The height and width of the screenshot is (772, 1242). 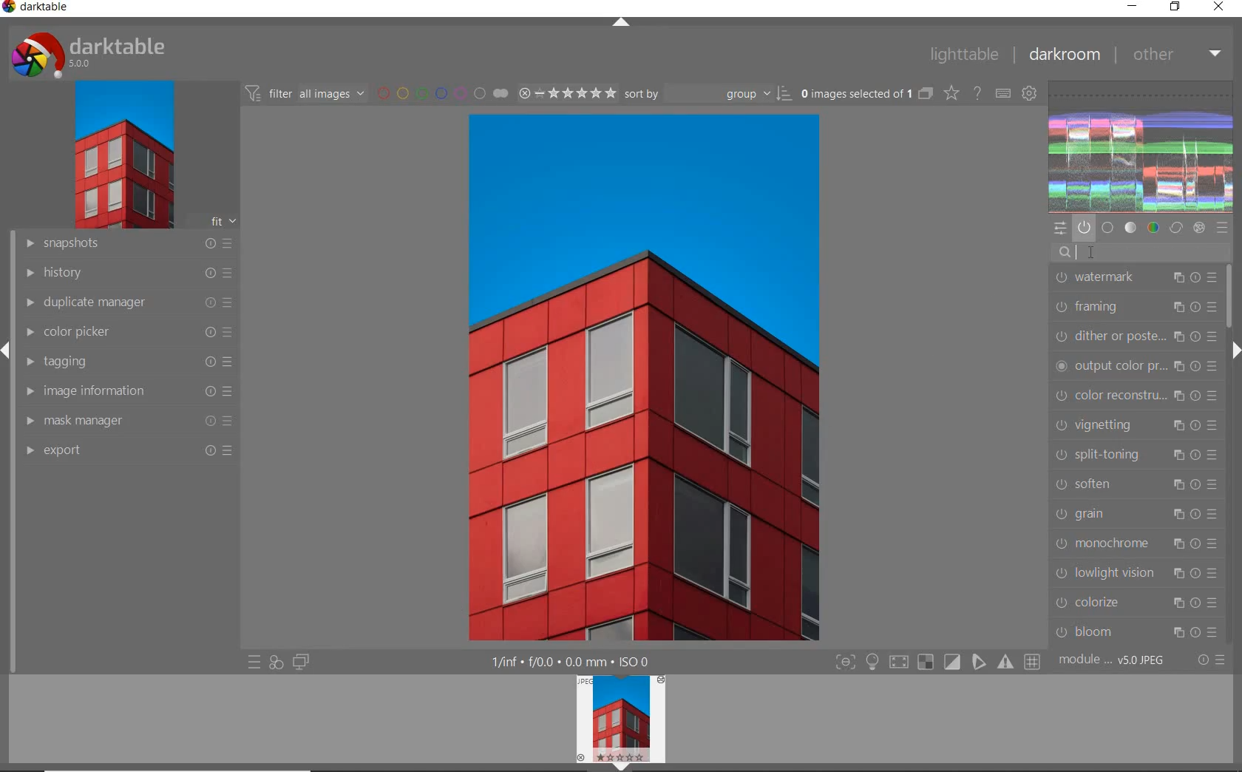 I want to click on enable for online help, so click(x=977, y=92).